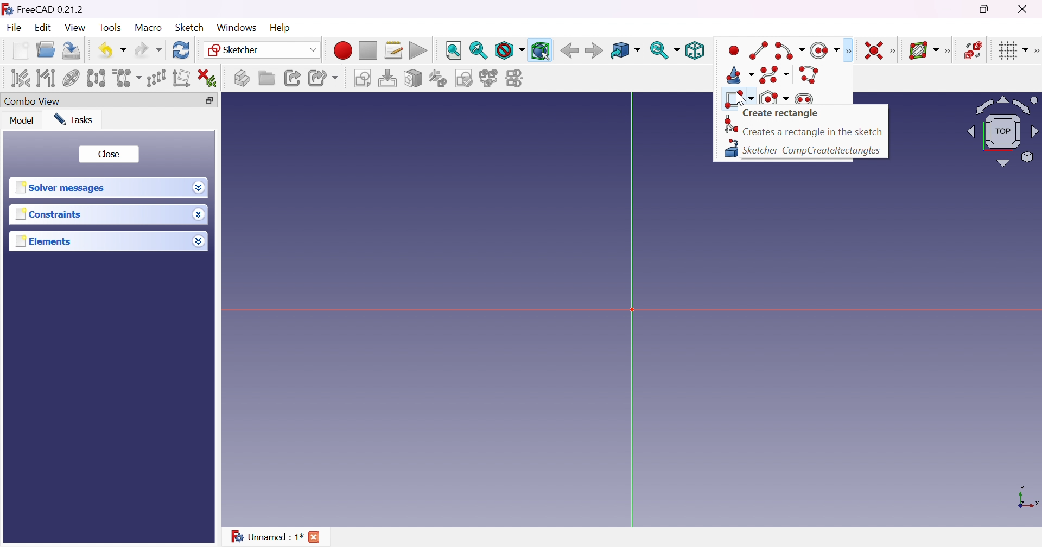 The image size is (1042, 547). What do you see at coordinates (71, 78) in the screenshot?
I see `Show/hide internal geometry` at bounding box center [71, 78].